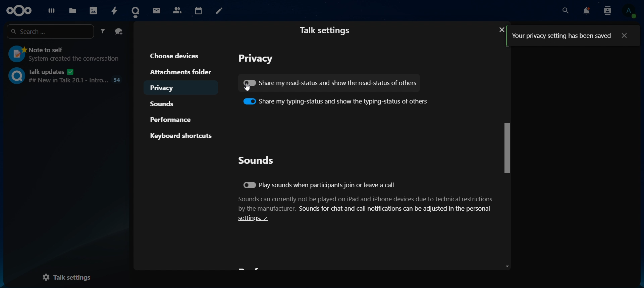 This screenshot has height=288, width=644. What do you see at coordinates (72, 11) in the screenshot?
I see `files` at bounding box center [72, 11].